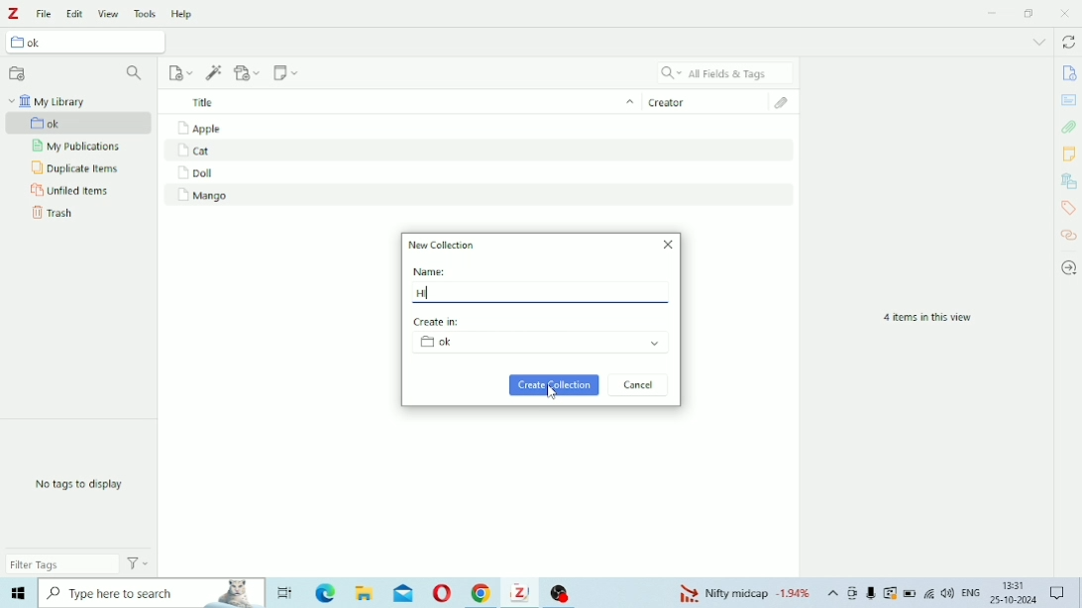  I want to click on ok, so click(86, 41).